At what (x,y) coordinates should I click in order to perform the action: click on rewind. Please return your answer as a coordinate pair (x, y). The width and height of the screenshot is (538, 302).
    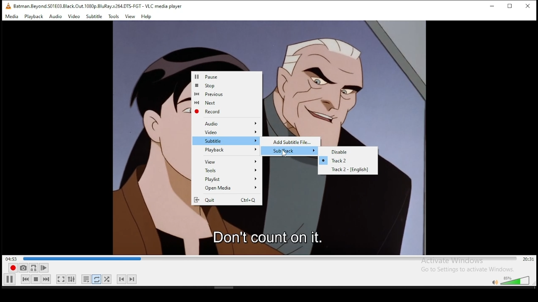
    Looking at the image, I should click on (26, 280).